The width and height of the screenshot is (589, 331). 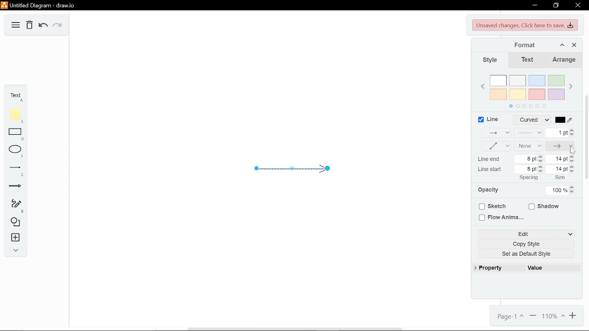 What do you see at coordinates (558, 133) in the screenshot?
I see `Linewidth` at bounding box center [558, 133].